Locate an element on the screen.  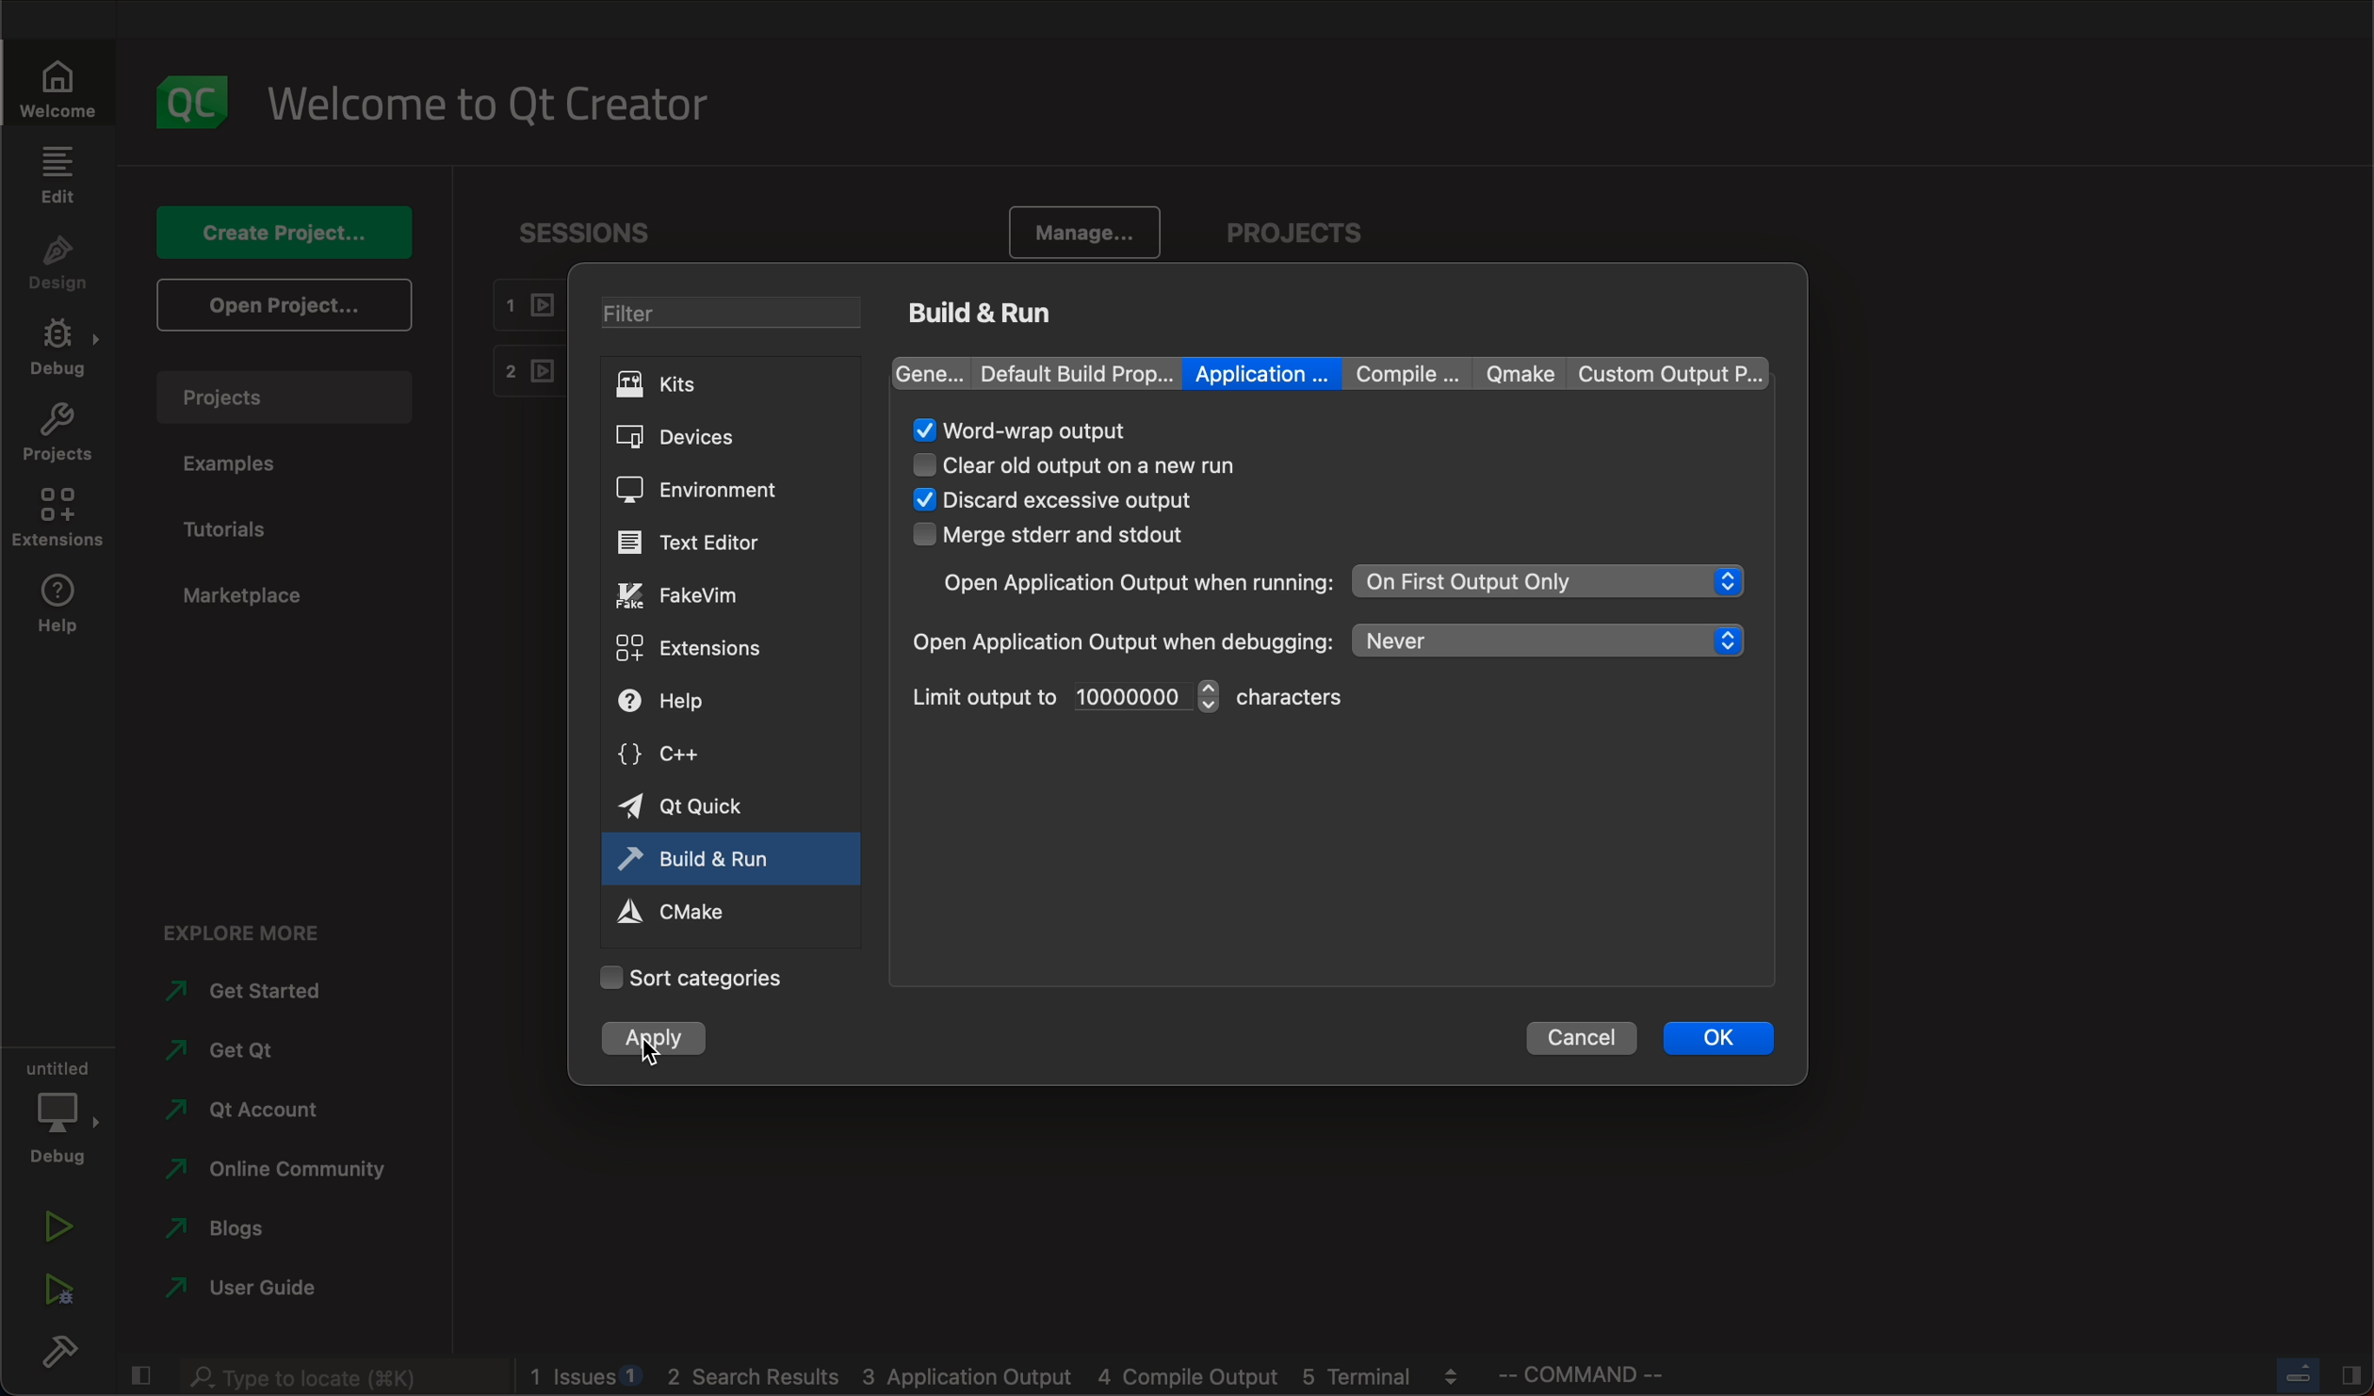
never is located at coordinates (1552, 640).